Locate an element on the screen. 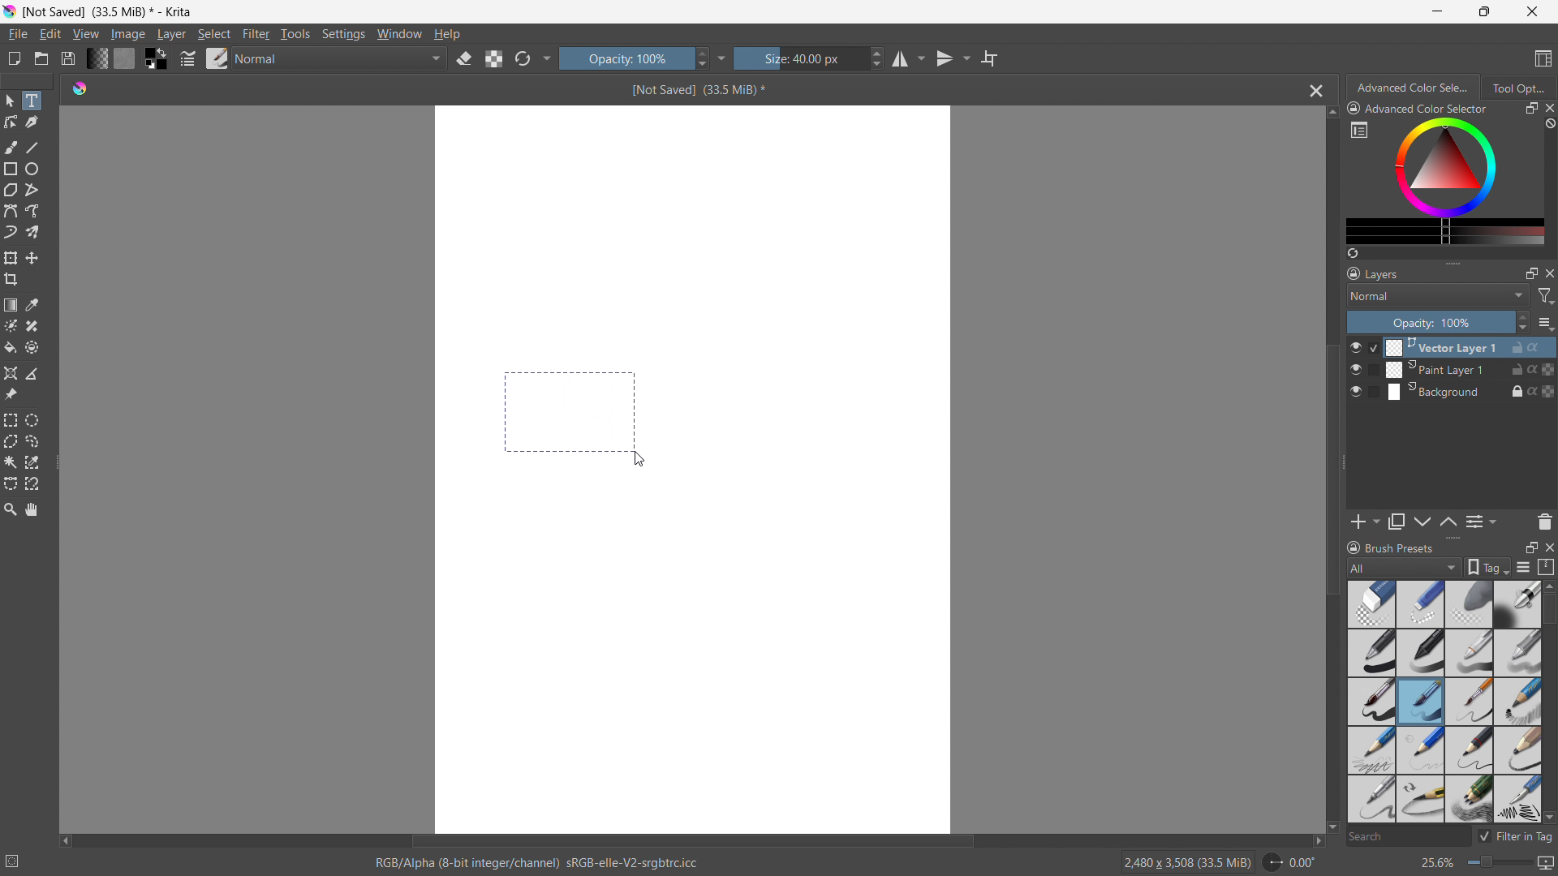 The width and height of the screenshot is (1558, 876). maximize is located at coordinates (1531, 273).